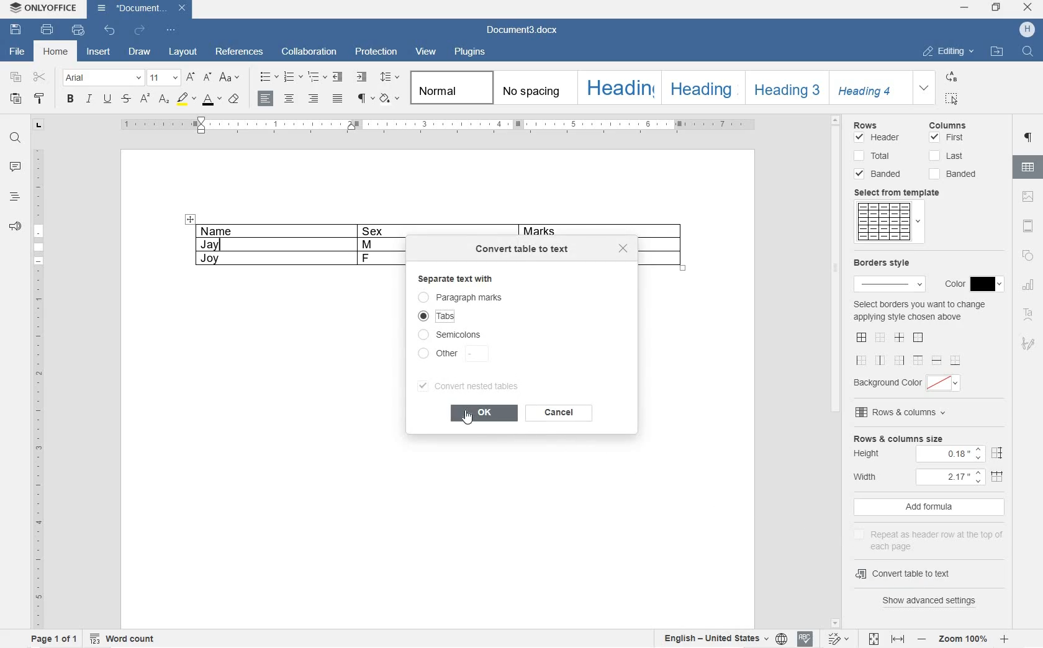 Image resolution: width=1043 pixels, height=648 pixels. What do you see at coordinates (882, 174) in the screenshot?
I see `Blended` at bounding box center [882, 174].